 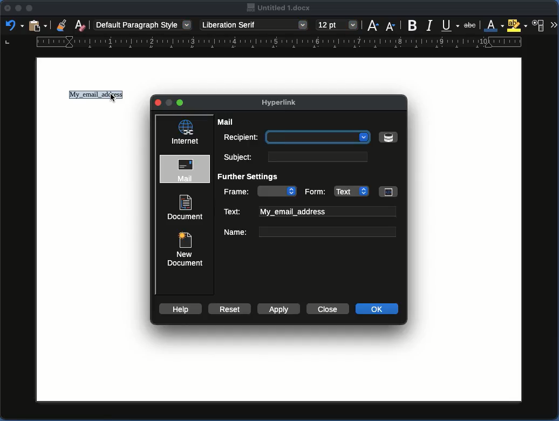 What do you see at coordinates (296, 138) in the screenshot?
I see `Recipient` at bounding box center [296, 138].